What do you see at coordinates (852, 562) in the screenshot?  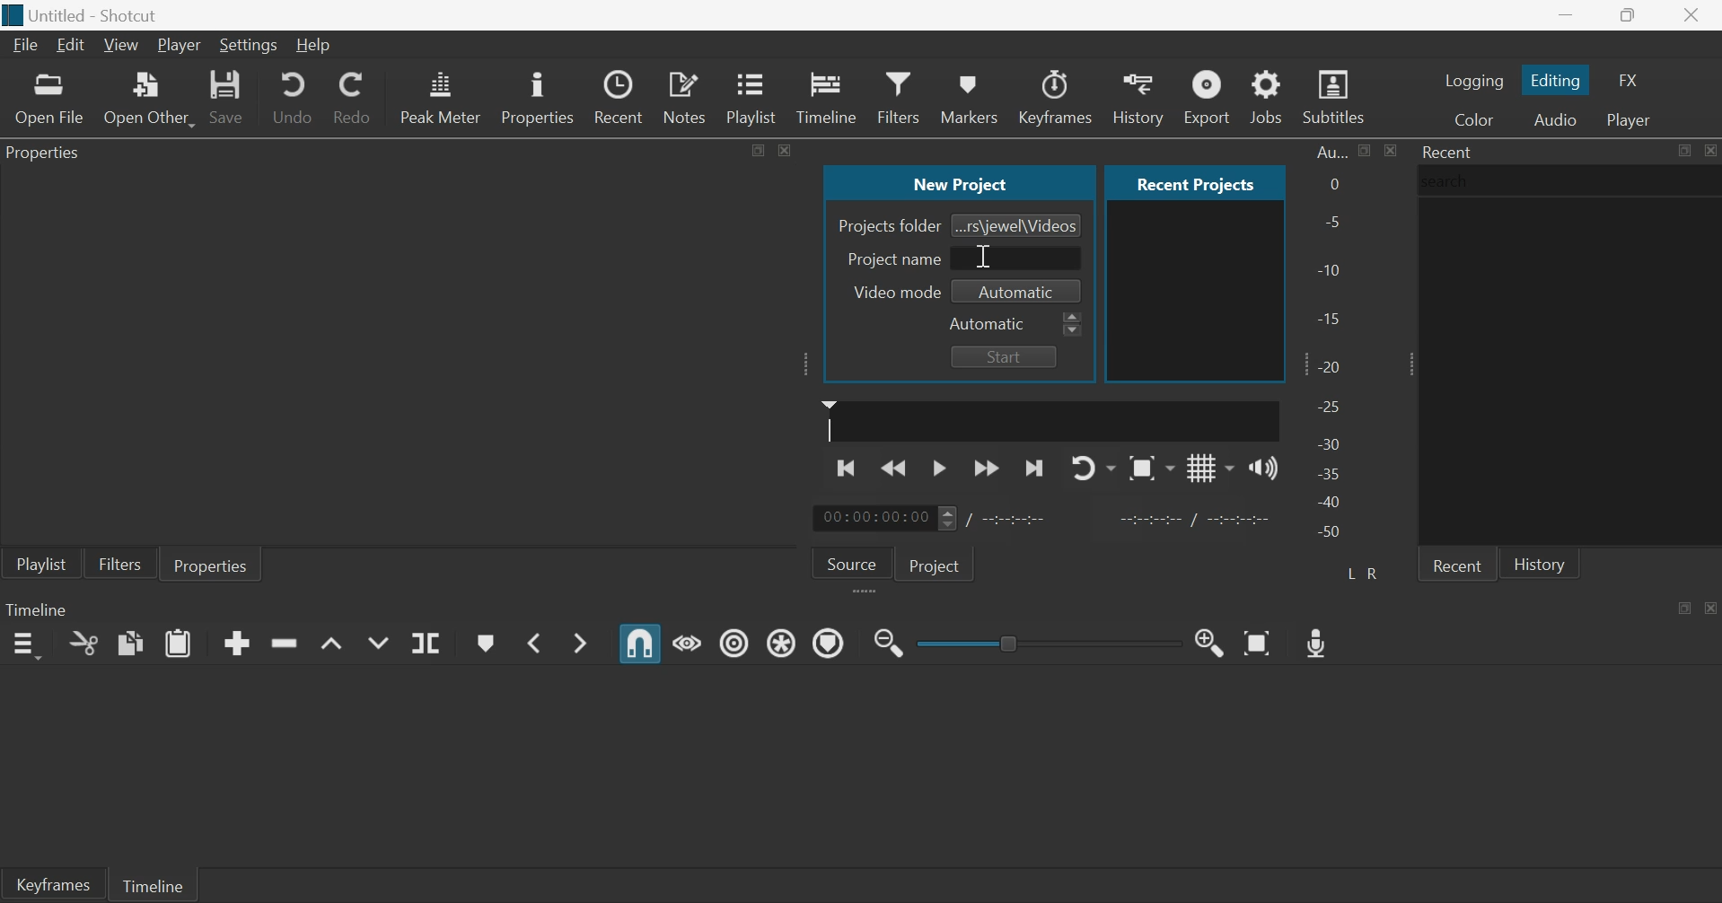 I see `Source` at bounding box center [852, 562].